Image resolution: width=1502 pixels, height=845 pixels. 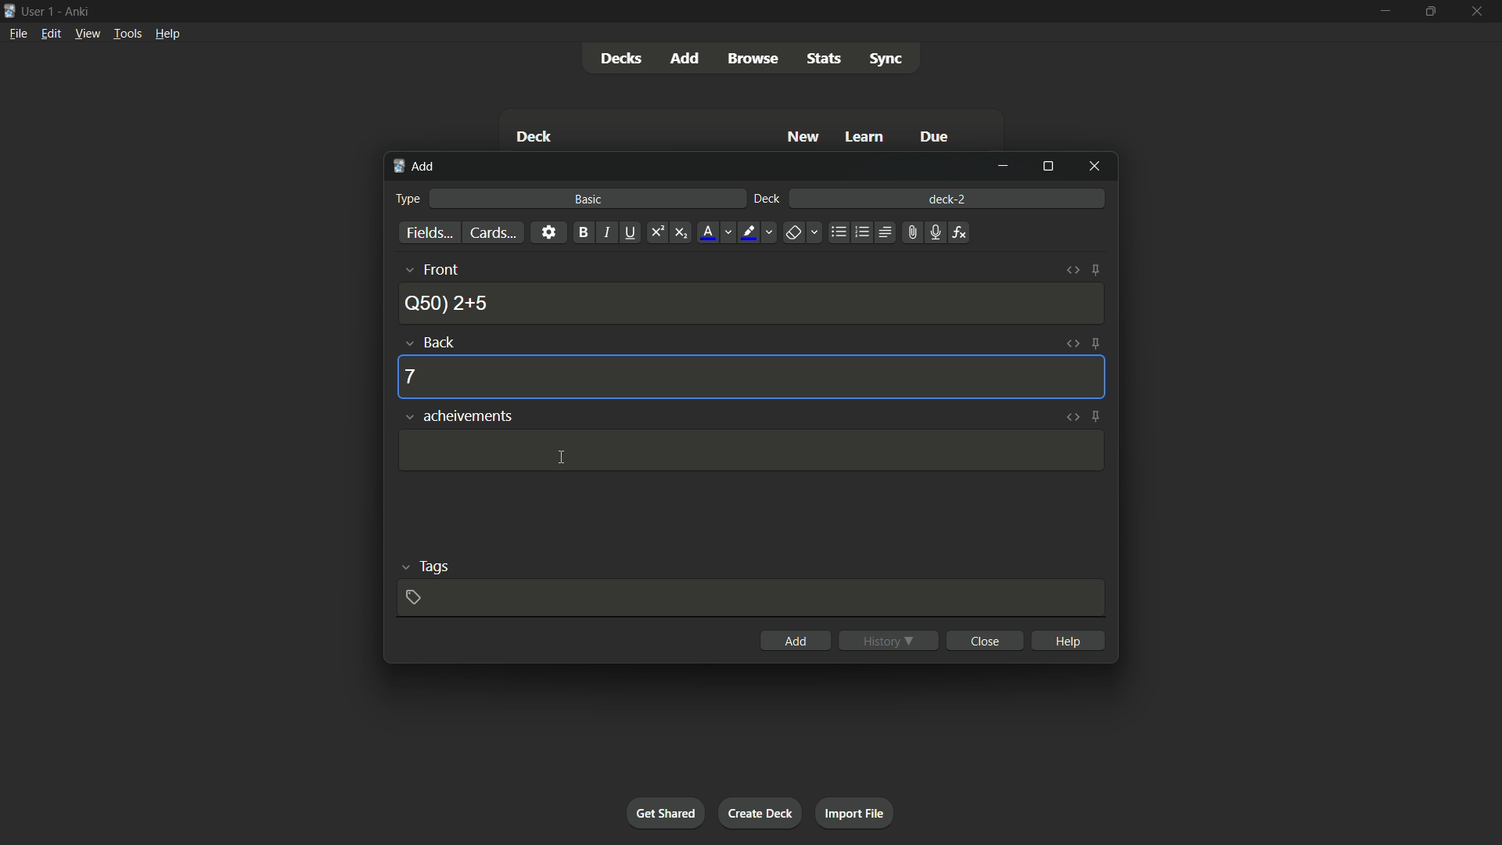 What do you see at coordinates (560, 458) in the screenshot?
I see `cursor` at bounding box center [560, 458].